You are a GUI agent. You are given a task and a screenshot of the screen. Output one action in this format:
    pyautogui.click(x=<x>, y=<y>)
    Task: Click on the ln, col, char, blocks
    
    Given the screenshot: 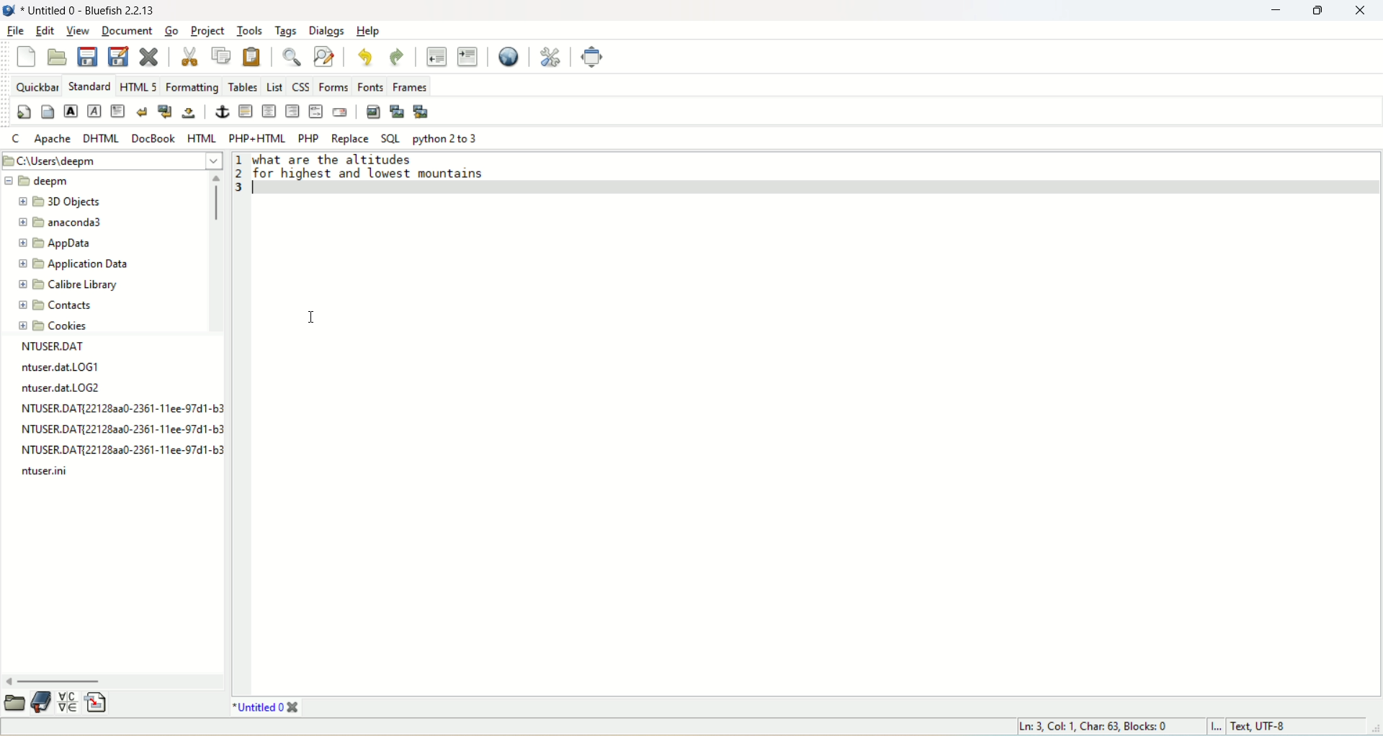 What is the action you would take?
    pyautogui.click(x=1095, y=727)
    